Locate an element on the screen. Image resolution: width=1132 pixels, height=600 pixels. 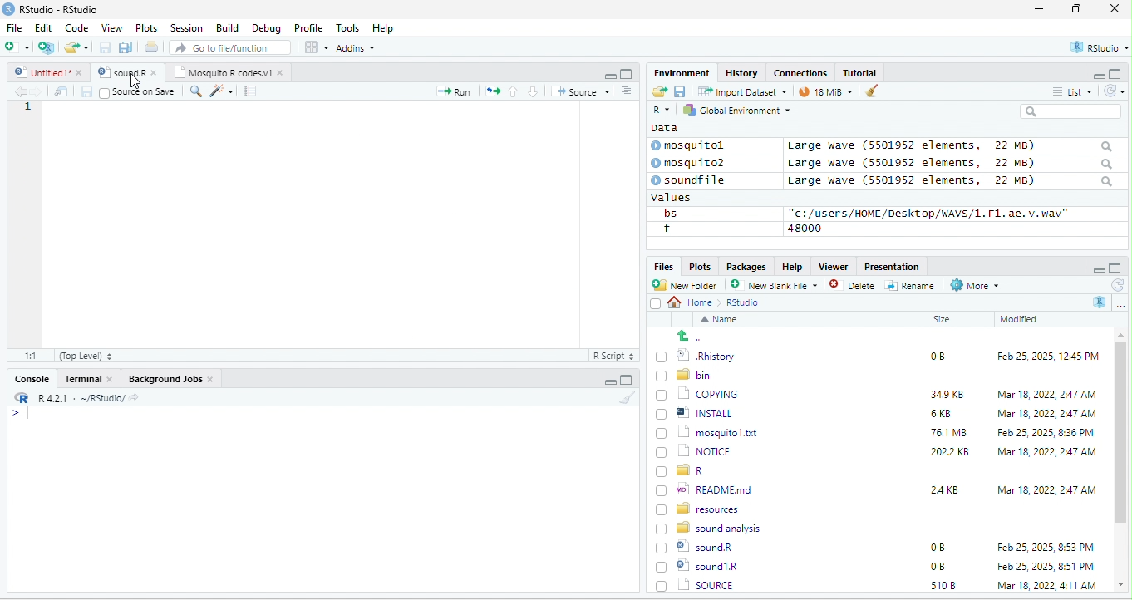
’ New blank File is located at coordinates (779, 288).